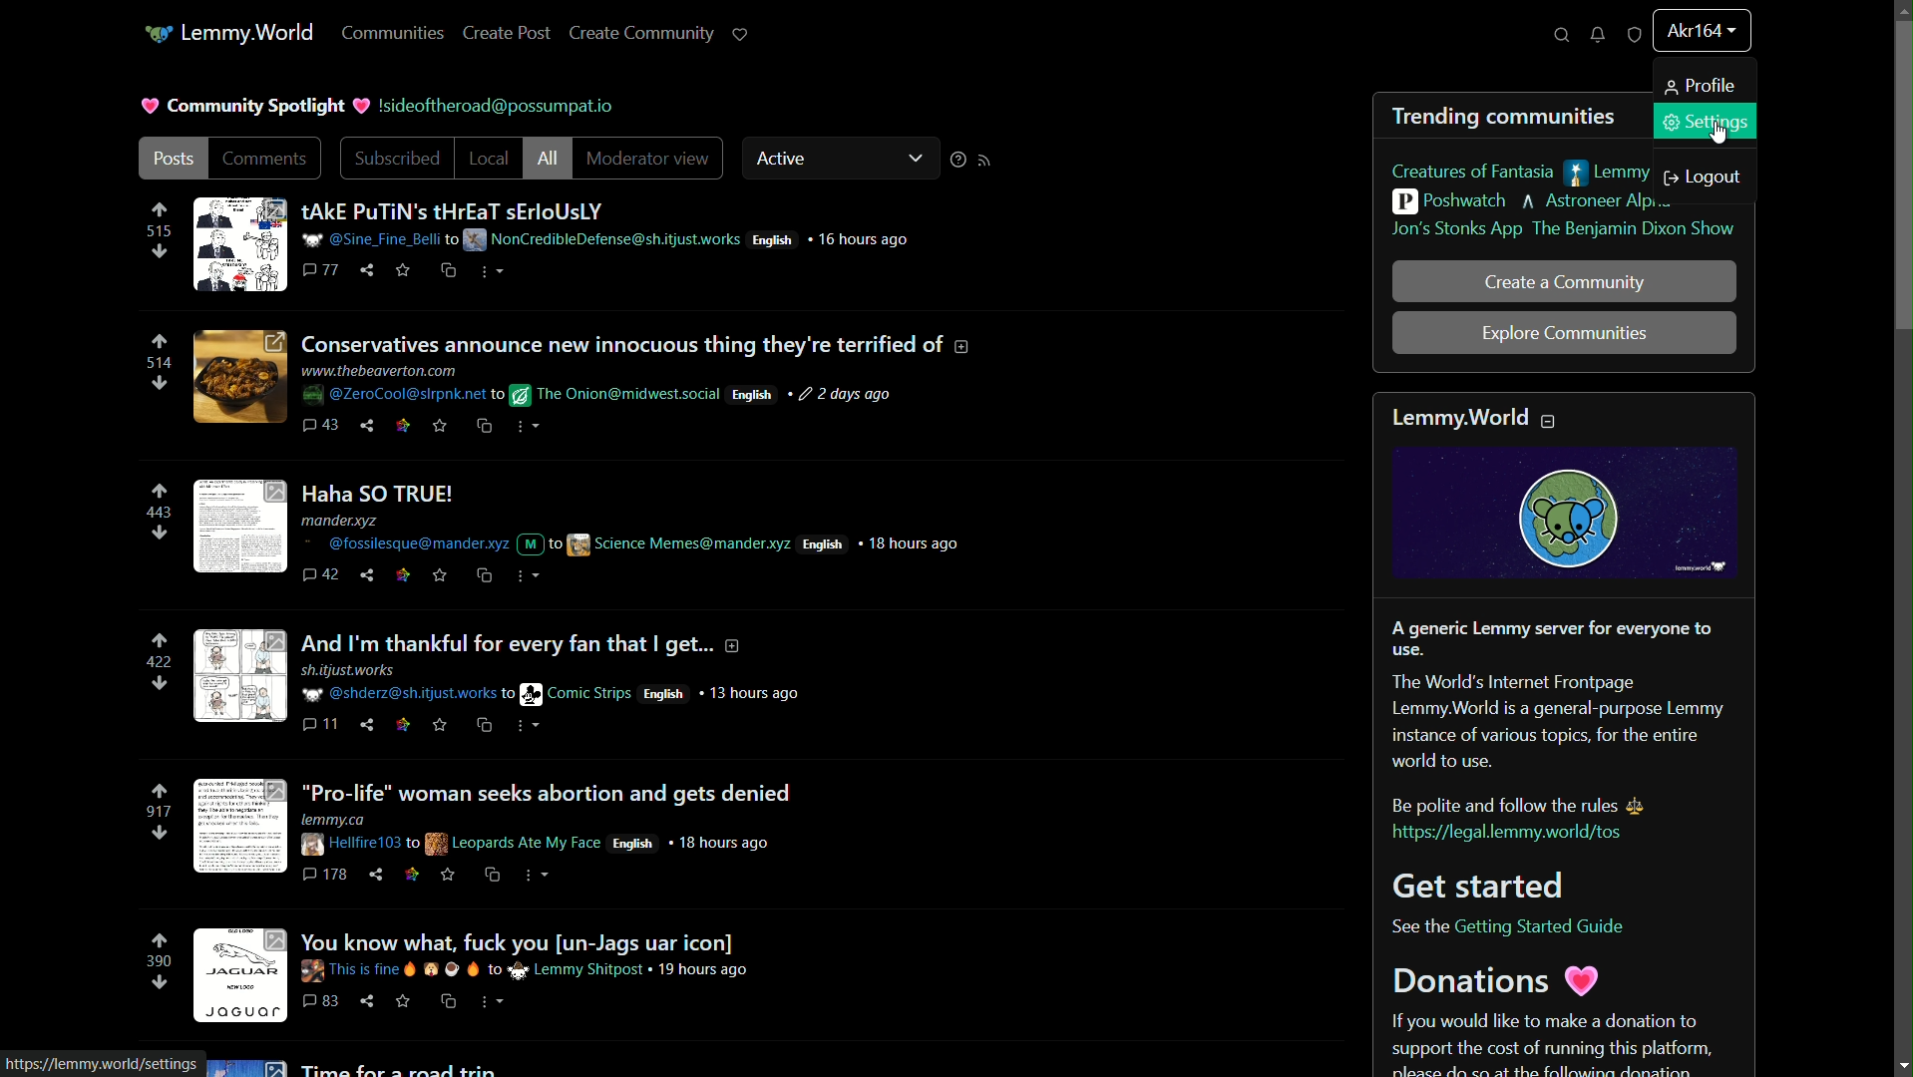 Image resolution: width=1913 pixels, height=1077 pixels. What do you see at coordinates (158, 664) in the screenshot?
I see `number of votes` at bounding box center [158, 664].